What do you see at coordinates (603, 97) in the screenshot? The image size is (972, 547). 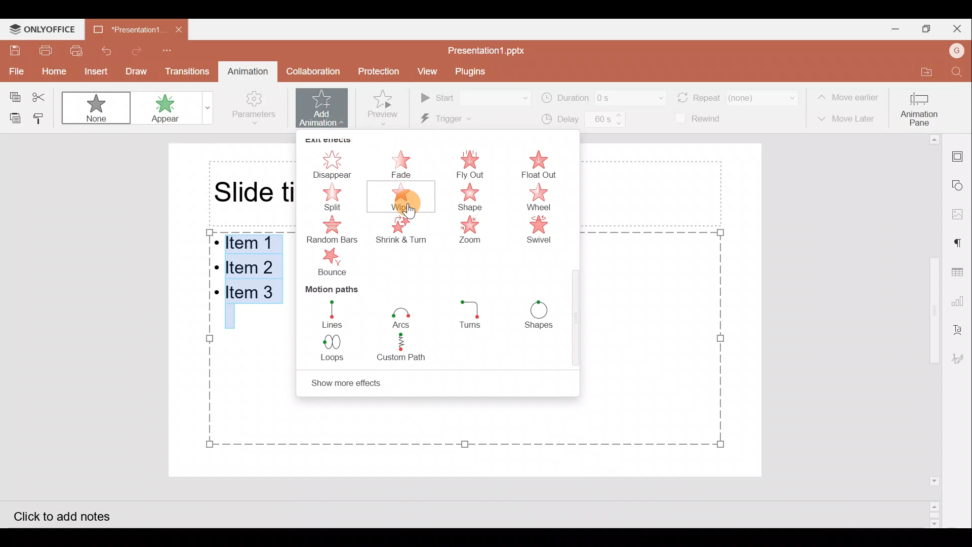 I see `Duration` at bounding box center [603, 97].